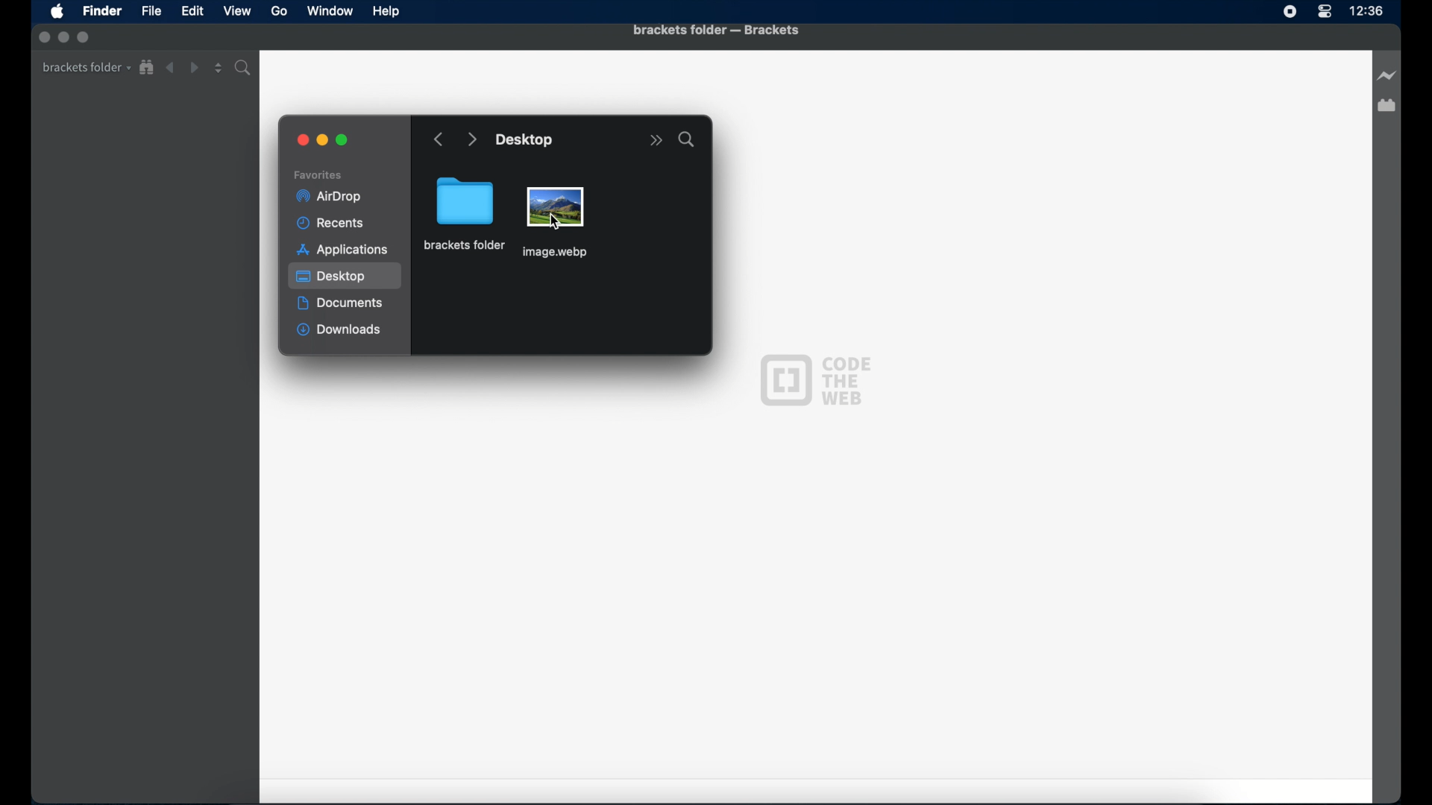  I want to click on time, so click(1366, 10).